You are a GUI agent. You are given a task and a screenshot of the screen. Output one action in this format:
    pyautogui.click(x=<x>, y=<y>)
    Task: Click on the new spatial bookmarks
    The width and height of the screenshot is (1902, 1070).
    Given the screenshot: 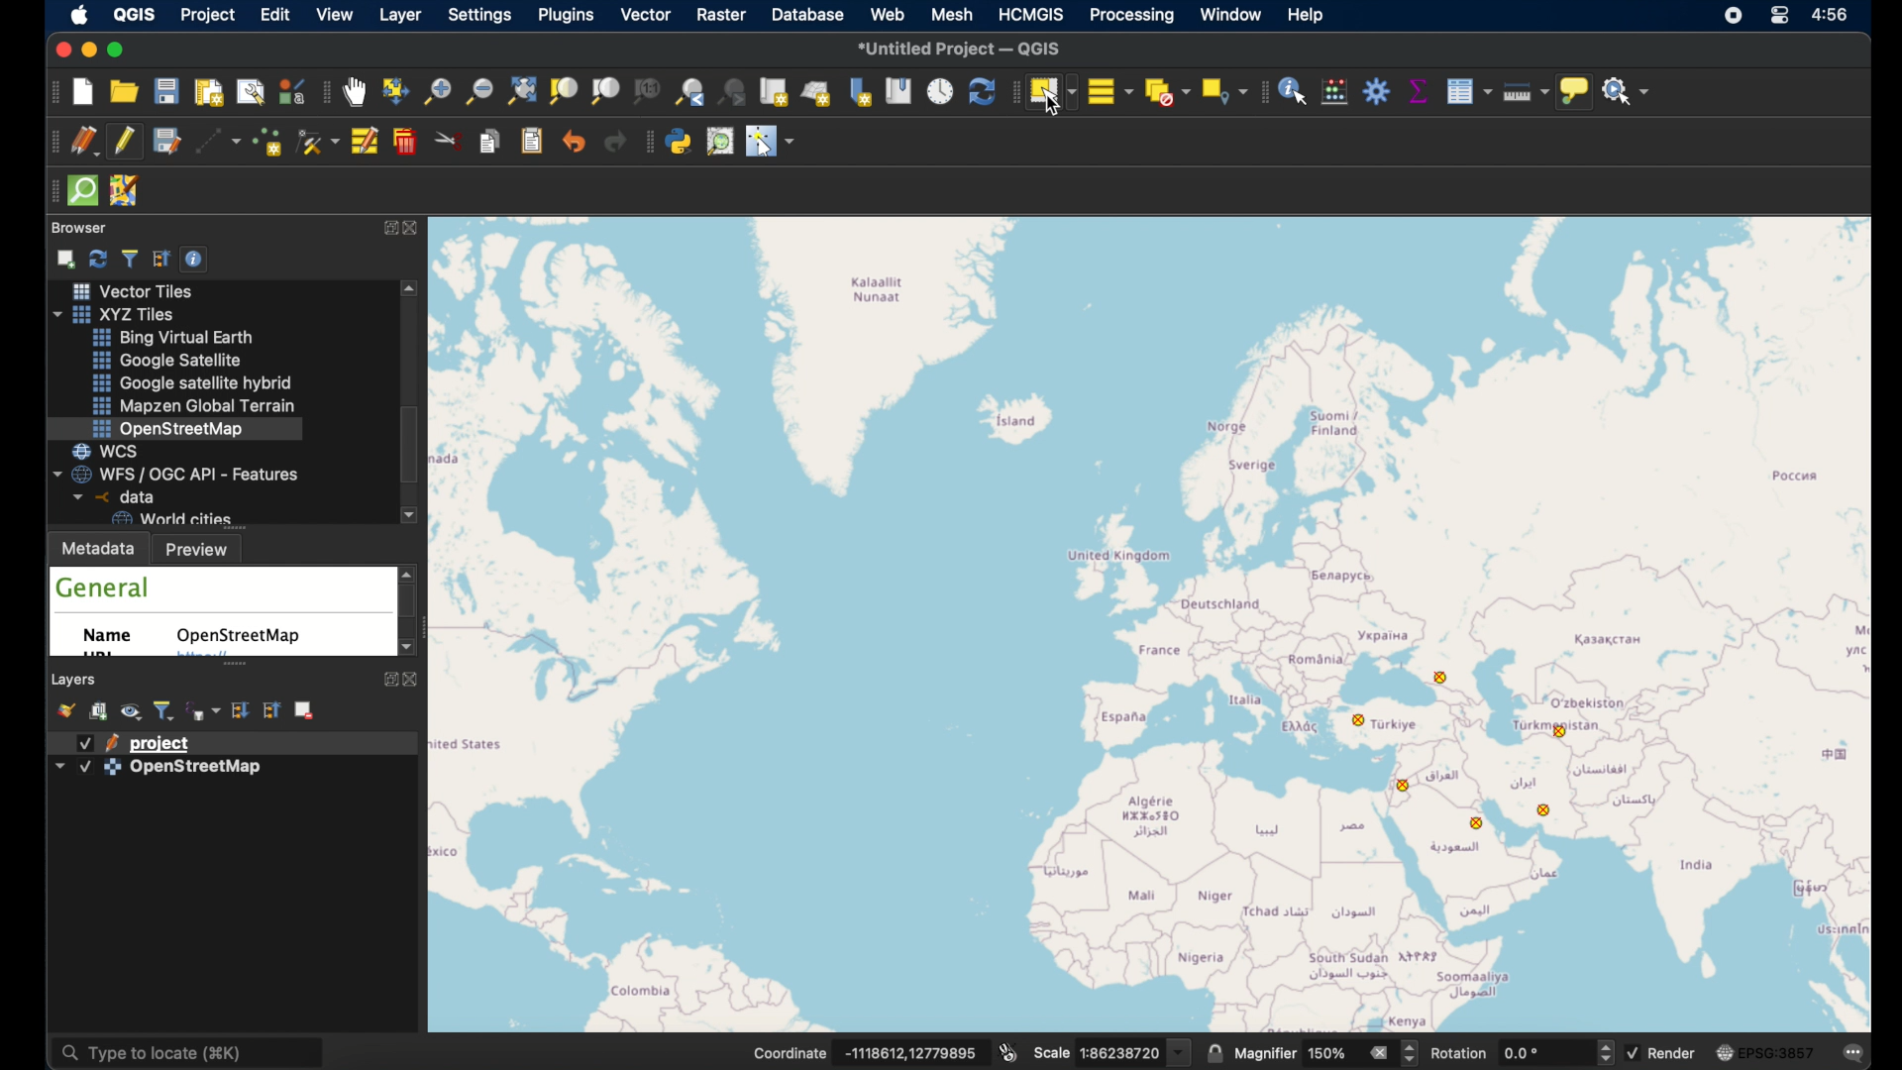 What is the action you would take?
    pyautogui.click(x=861, y=91)
    